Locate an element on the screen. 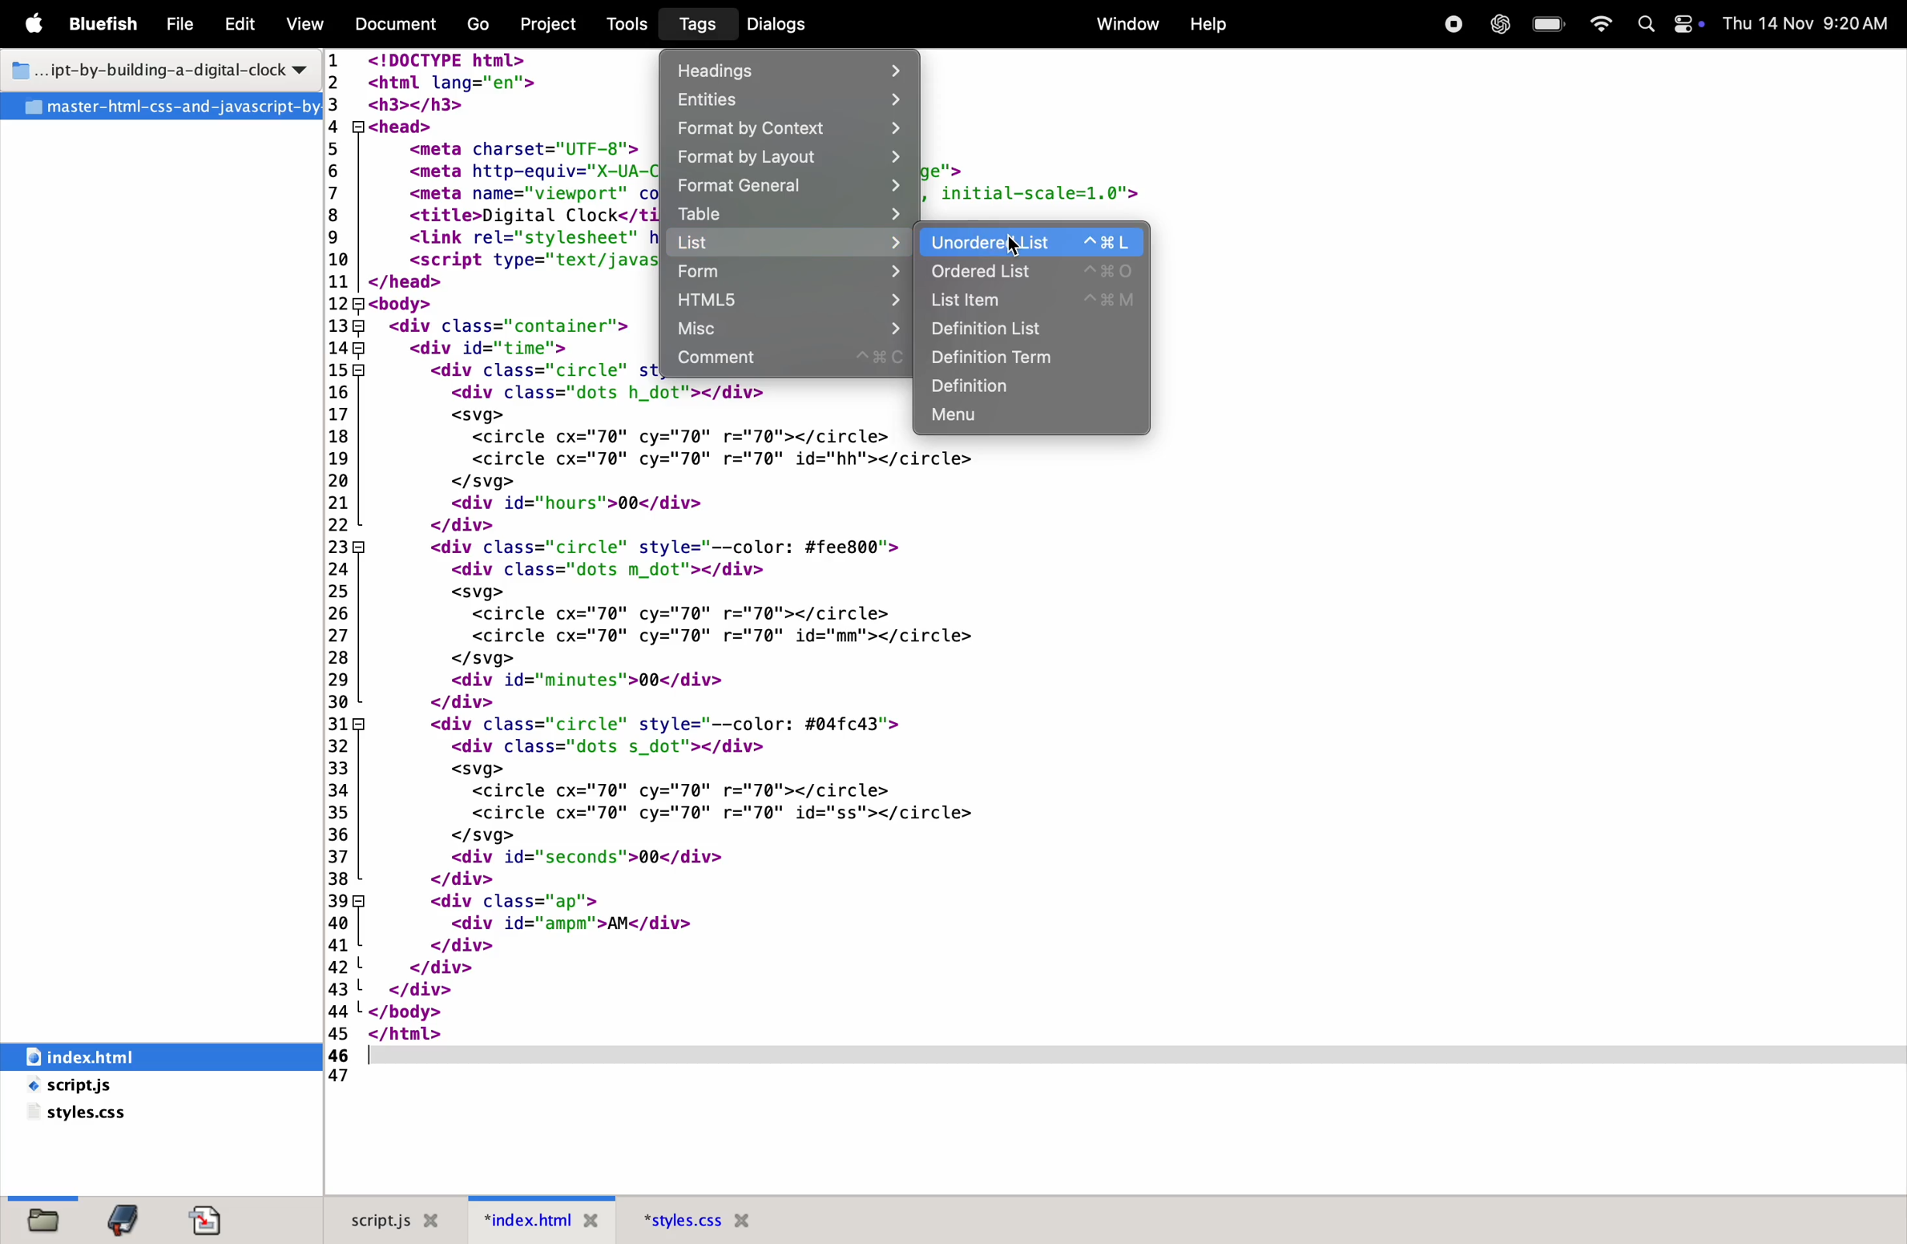 Image resolution: width=1907 pixels, height=1244 pixels. file is located at coordinates (44, 1222).